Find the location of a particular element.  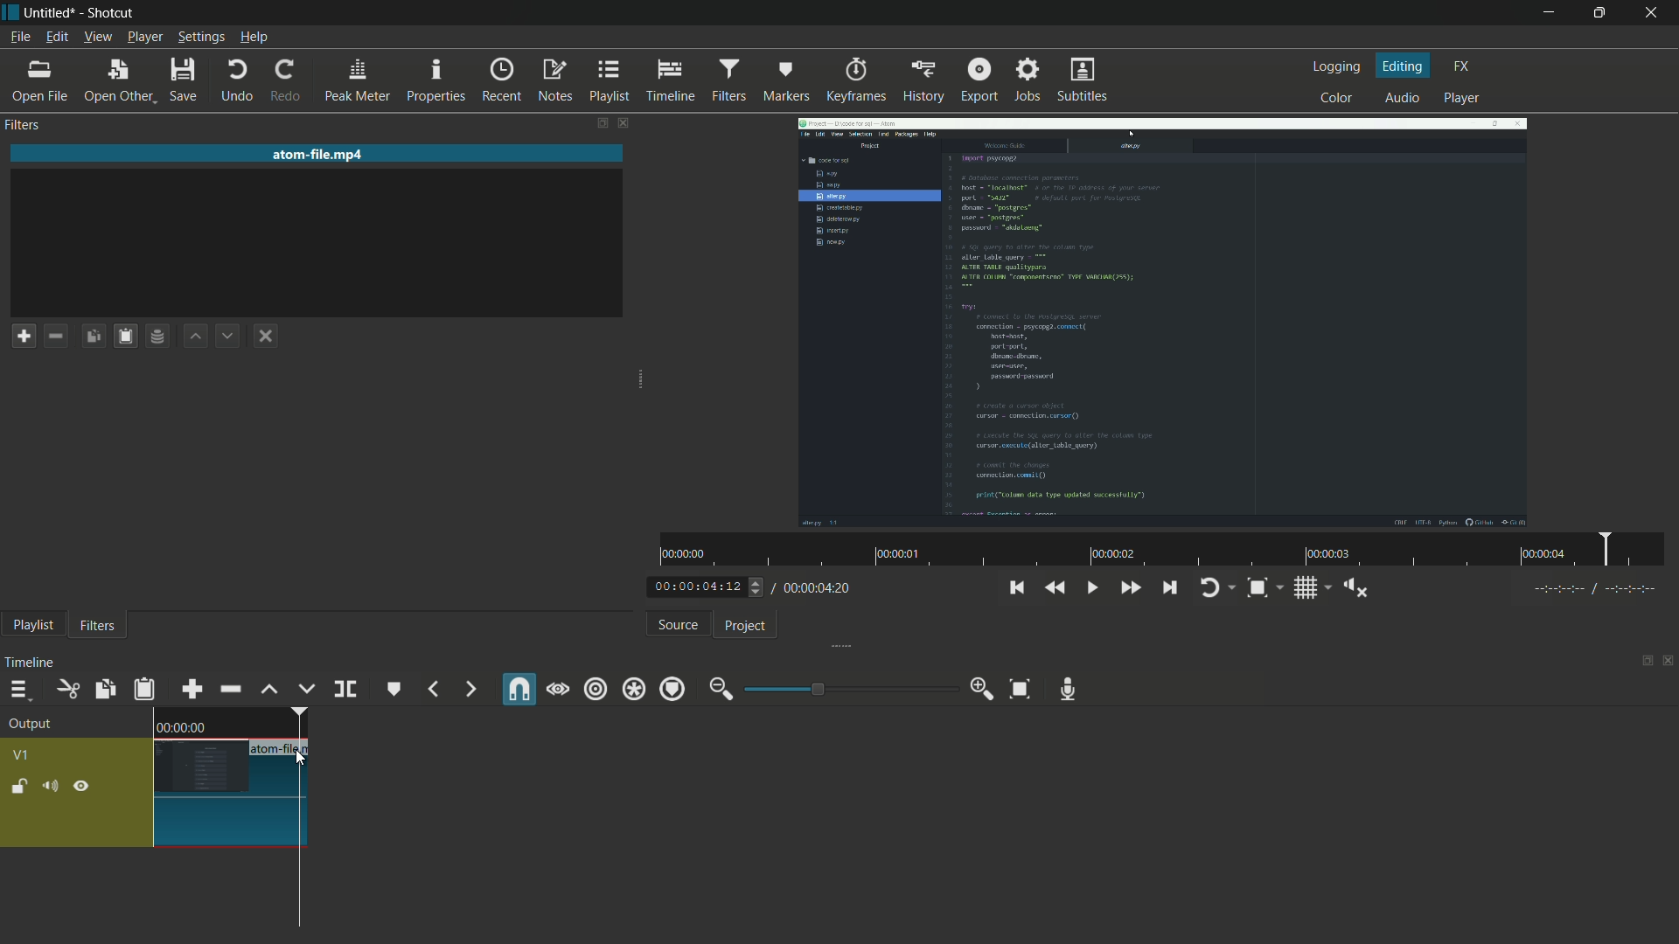

minimize is located at coordinates (1543, 13).